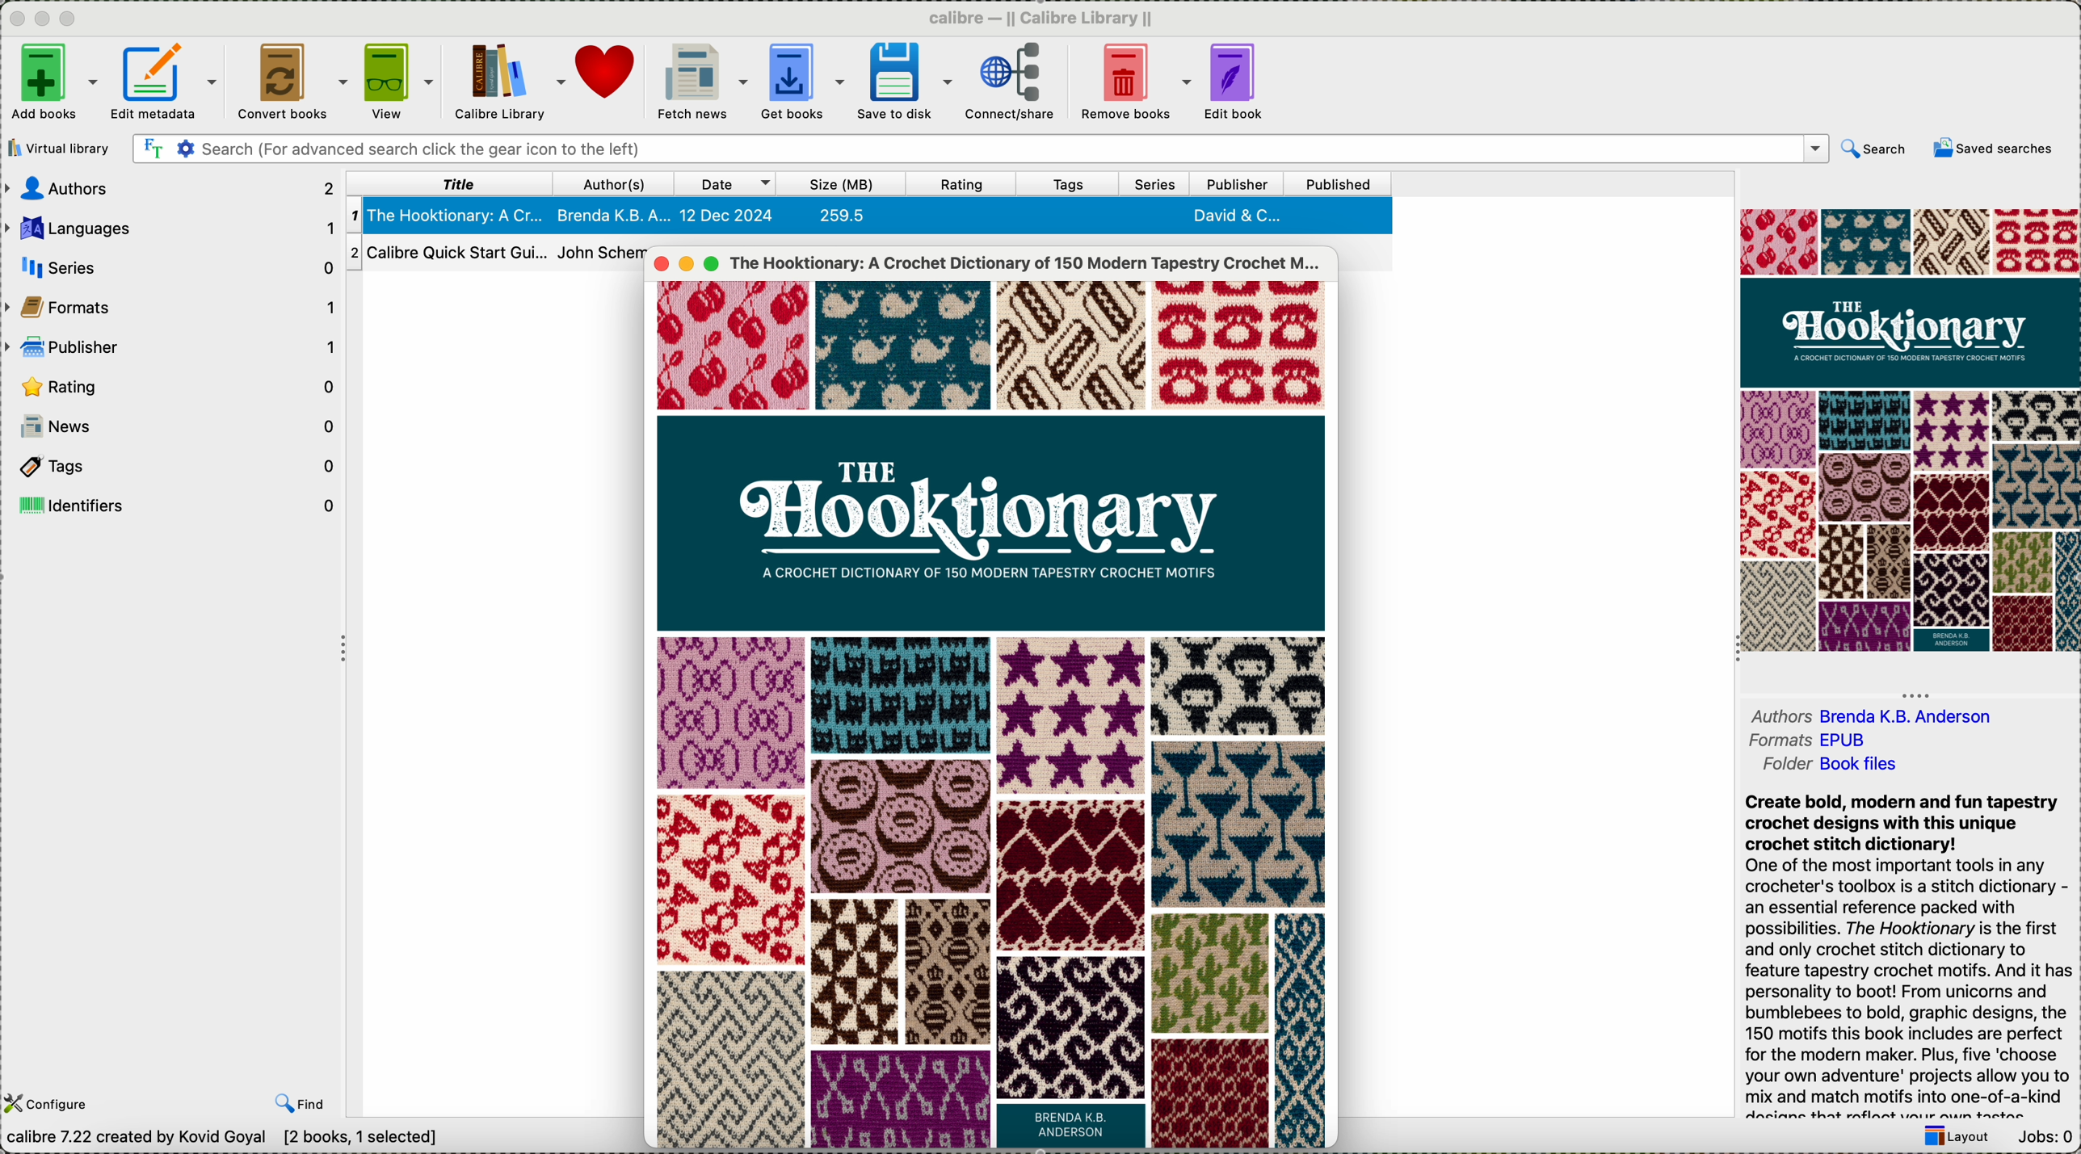  I want to click on Calibre, so click(1045, 18).